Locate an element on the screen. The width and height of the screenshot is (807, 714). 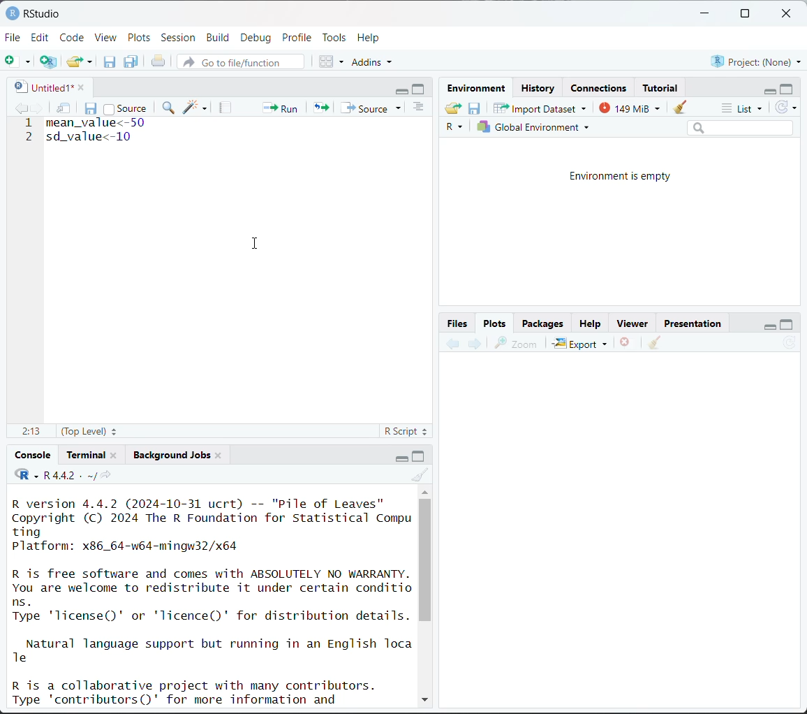
minimize is located at coordinates (399, 457).